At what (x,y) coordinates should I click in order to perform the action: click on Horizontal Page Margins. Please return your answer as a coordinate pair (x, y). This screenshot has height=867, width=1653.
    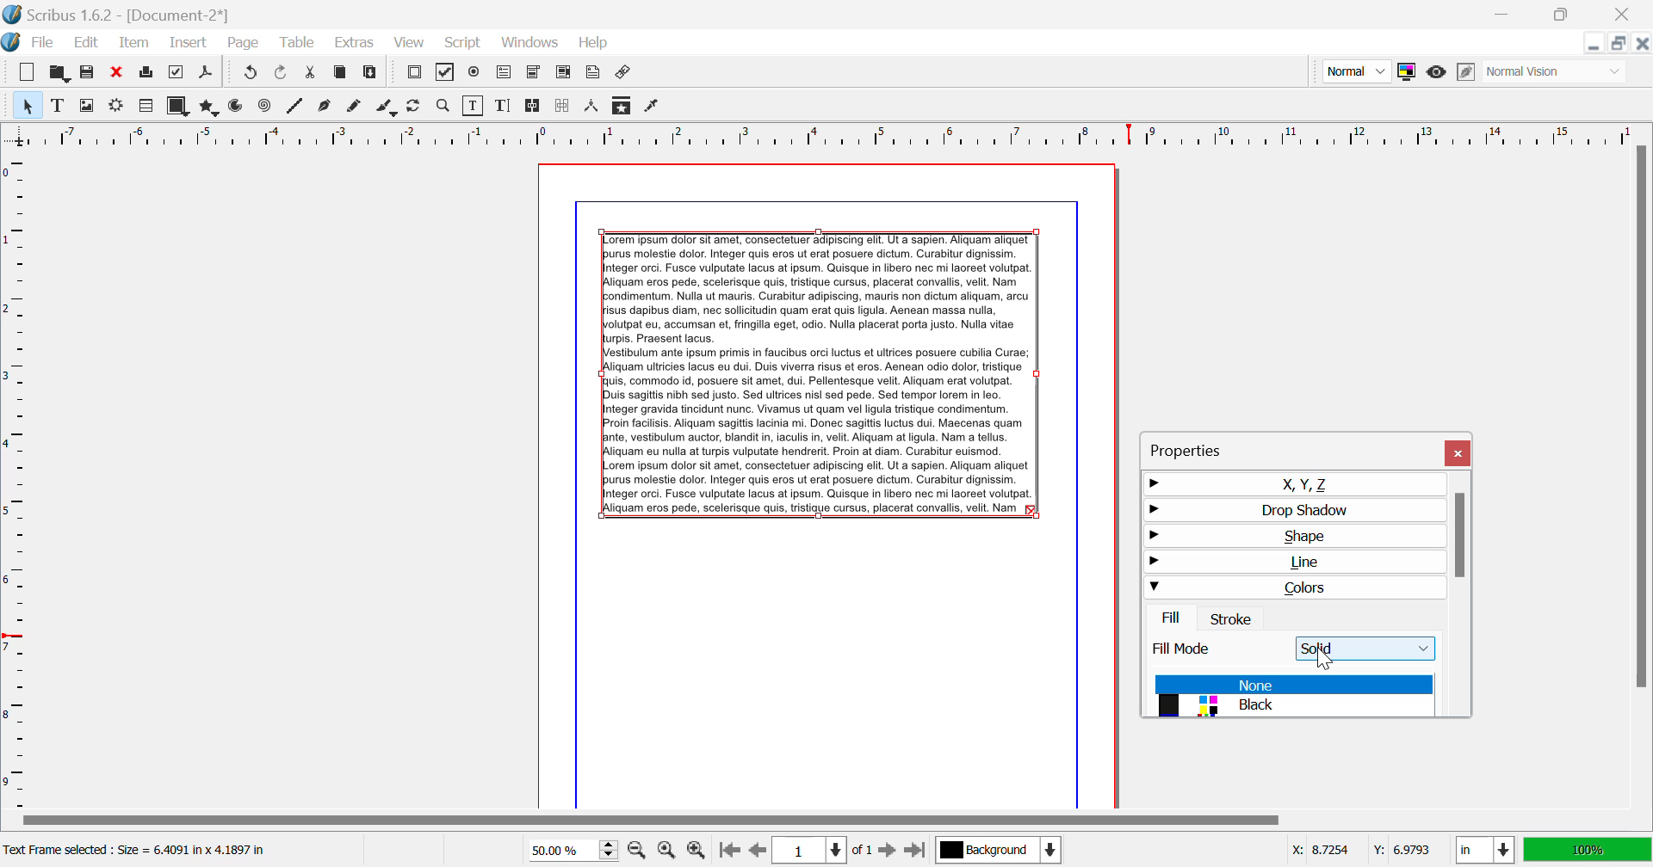
    Looking at the image, I should click on (16, 479).